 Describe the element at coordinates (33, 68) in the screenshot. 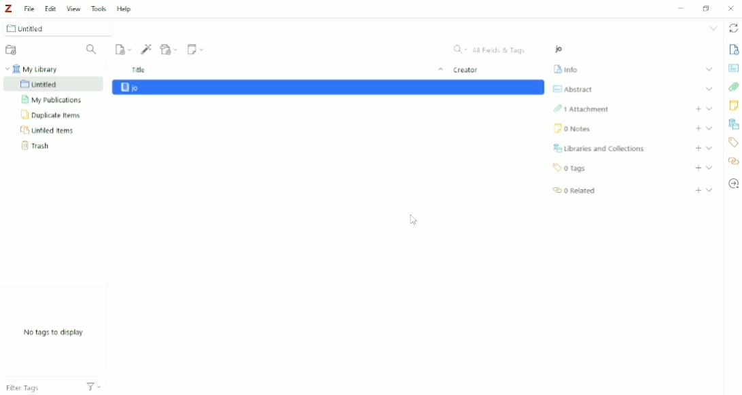

I see `My Library` at that location.